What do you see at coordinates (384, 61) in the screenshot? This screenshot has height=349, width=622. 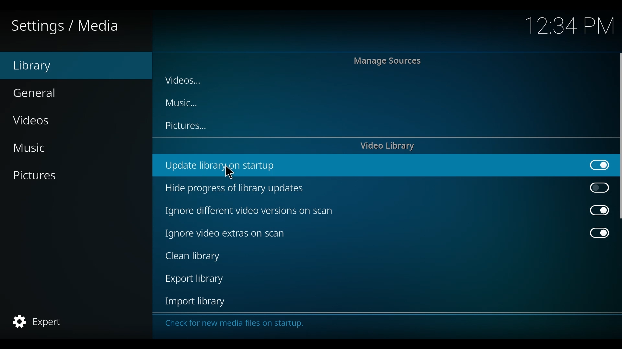 I see `Manage Sources` at bounding box center [384, 61].